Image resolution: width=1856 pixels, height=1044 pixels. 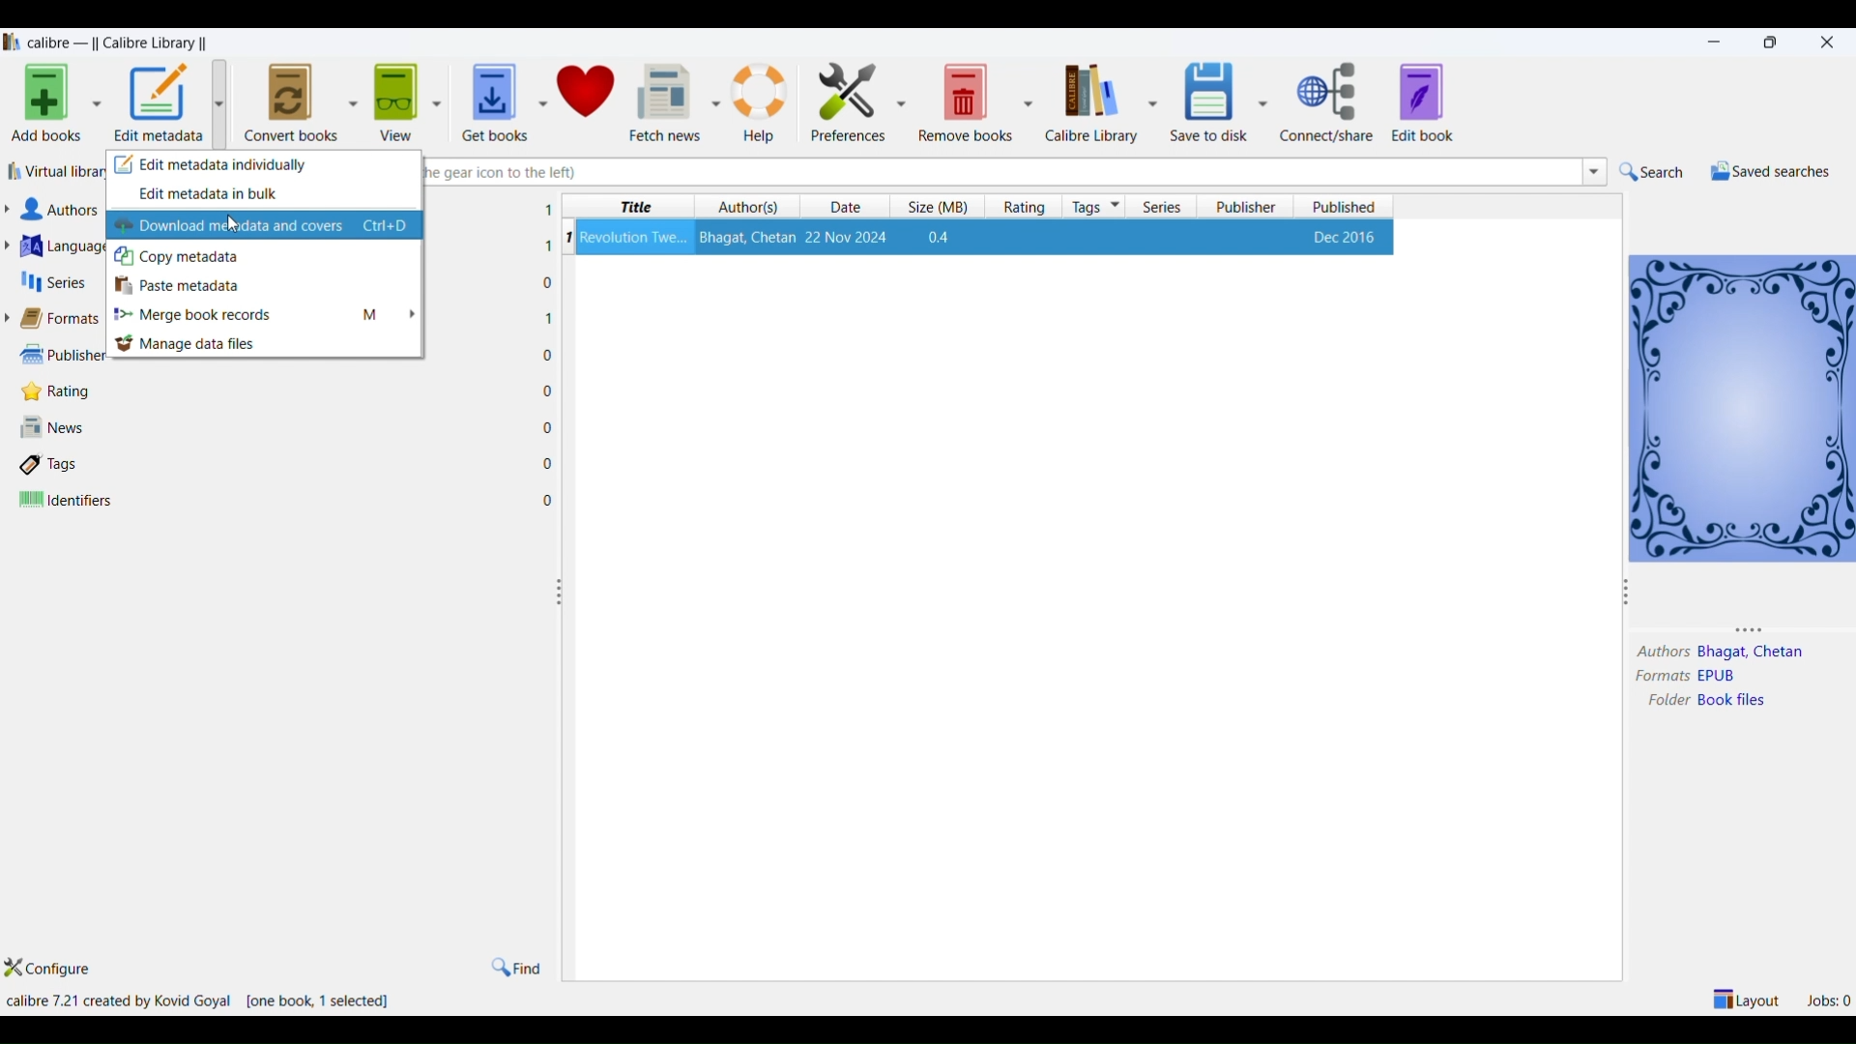 What do you see at coordinates (1330, 102) in the screenshot?
I see `Connect/share` at bounding box center [1330, 102].